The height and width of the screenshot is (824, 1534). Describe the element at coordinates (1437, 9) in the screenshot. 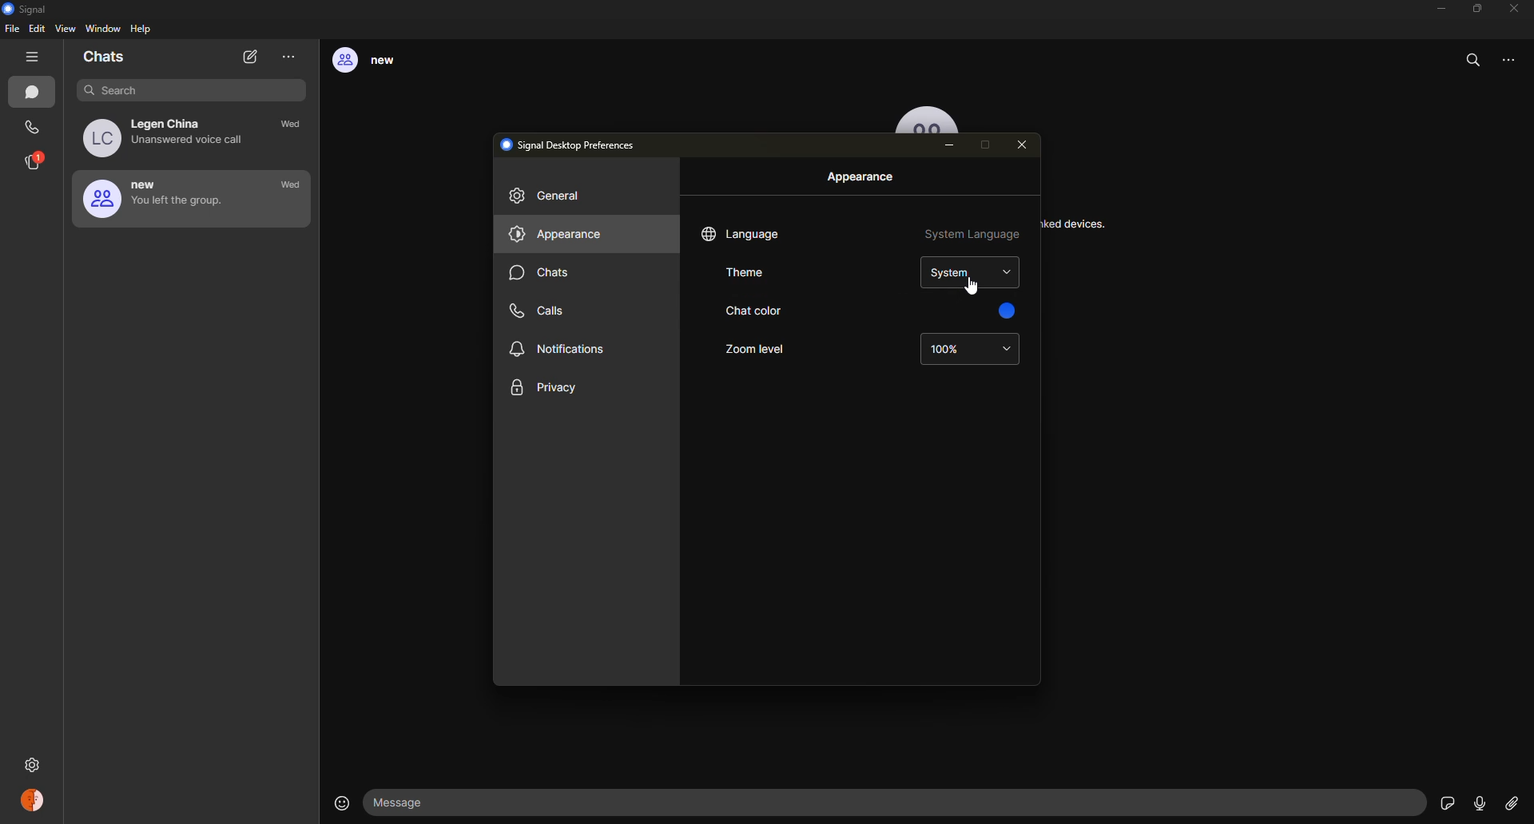

I see `minimize` at that location.